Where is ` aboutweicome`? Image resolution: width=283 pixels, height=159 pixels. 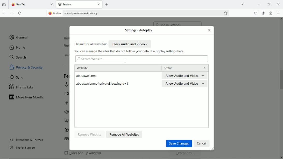  aboutweicome is located at coordinates (96, 76).